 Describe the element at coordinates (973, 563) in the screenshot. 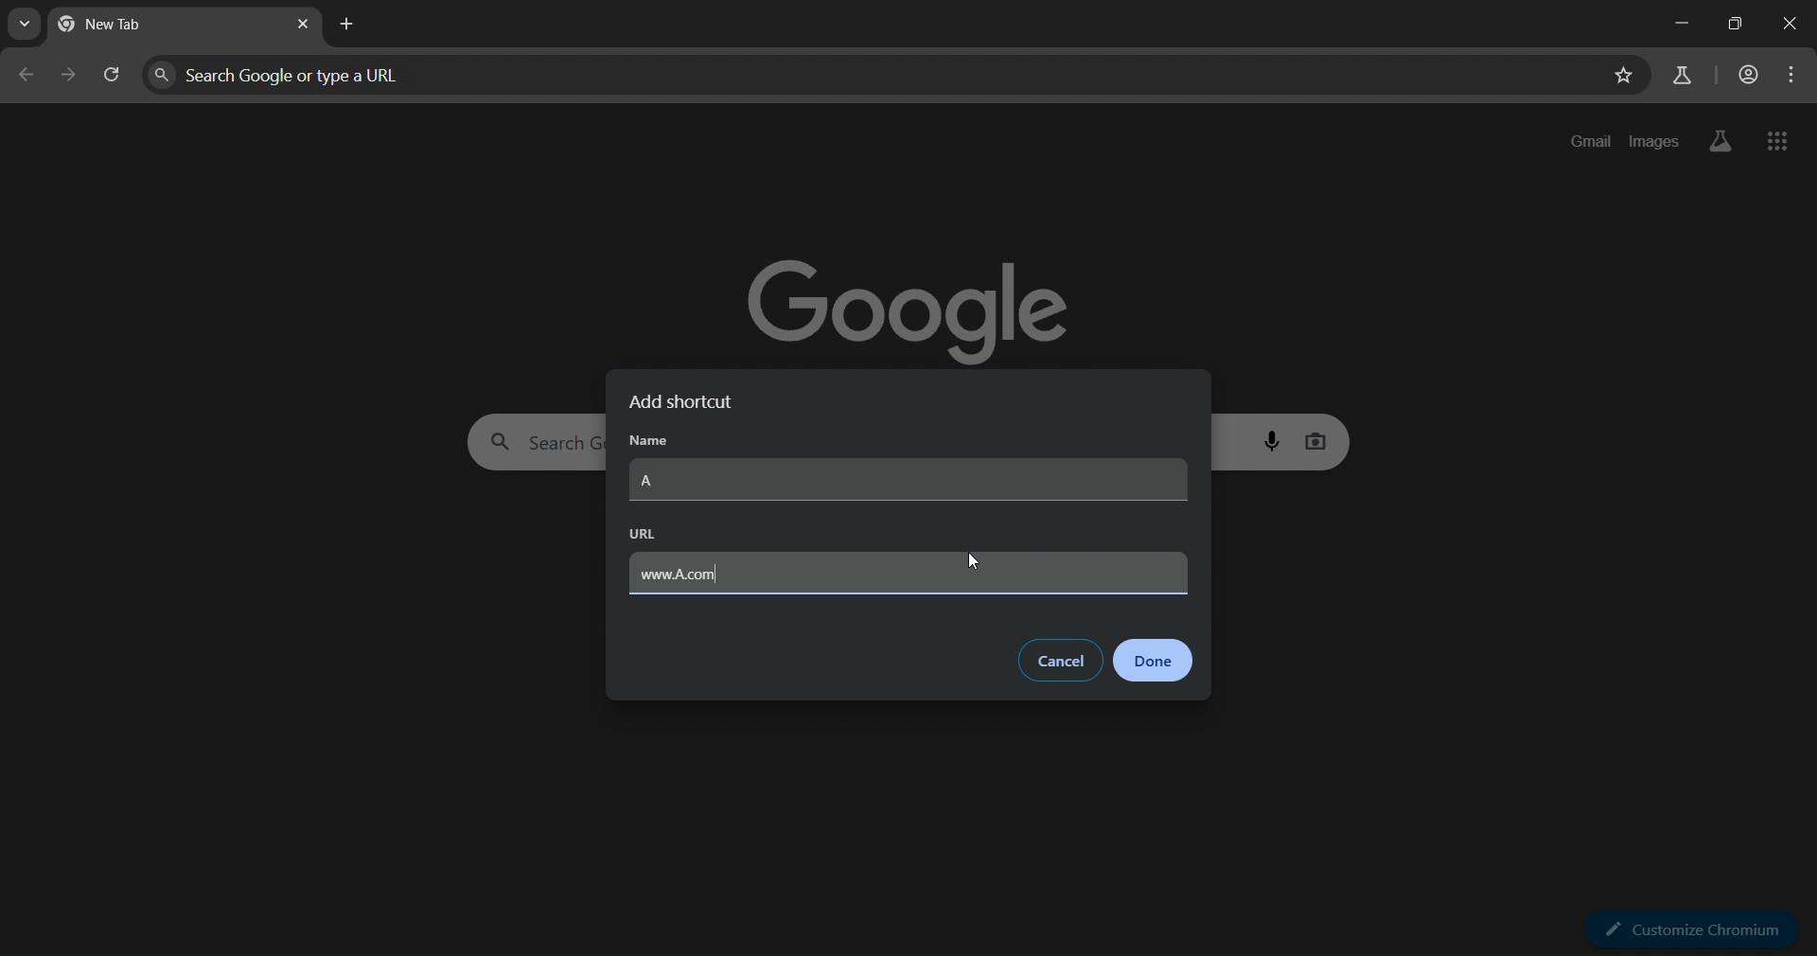

I see `cursor` at that location.